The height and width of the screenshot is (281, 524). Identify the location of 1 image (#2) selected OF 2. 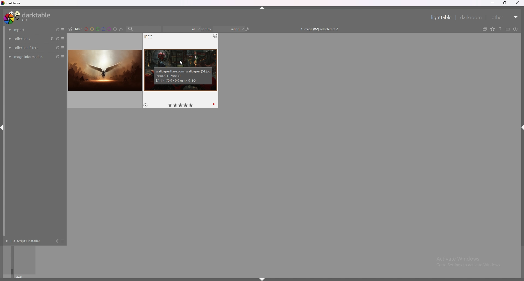
(319, 29).